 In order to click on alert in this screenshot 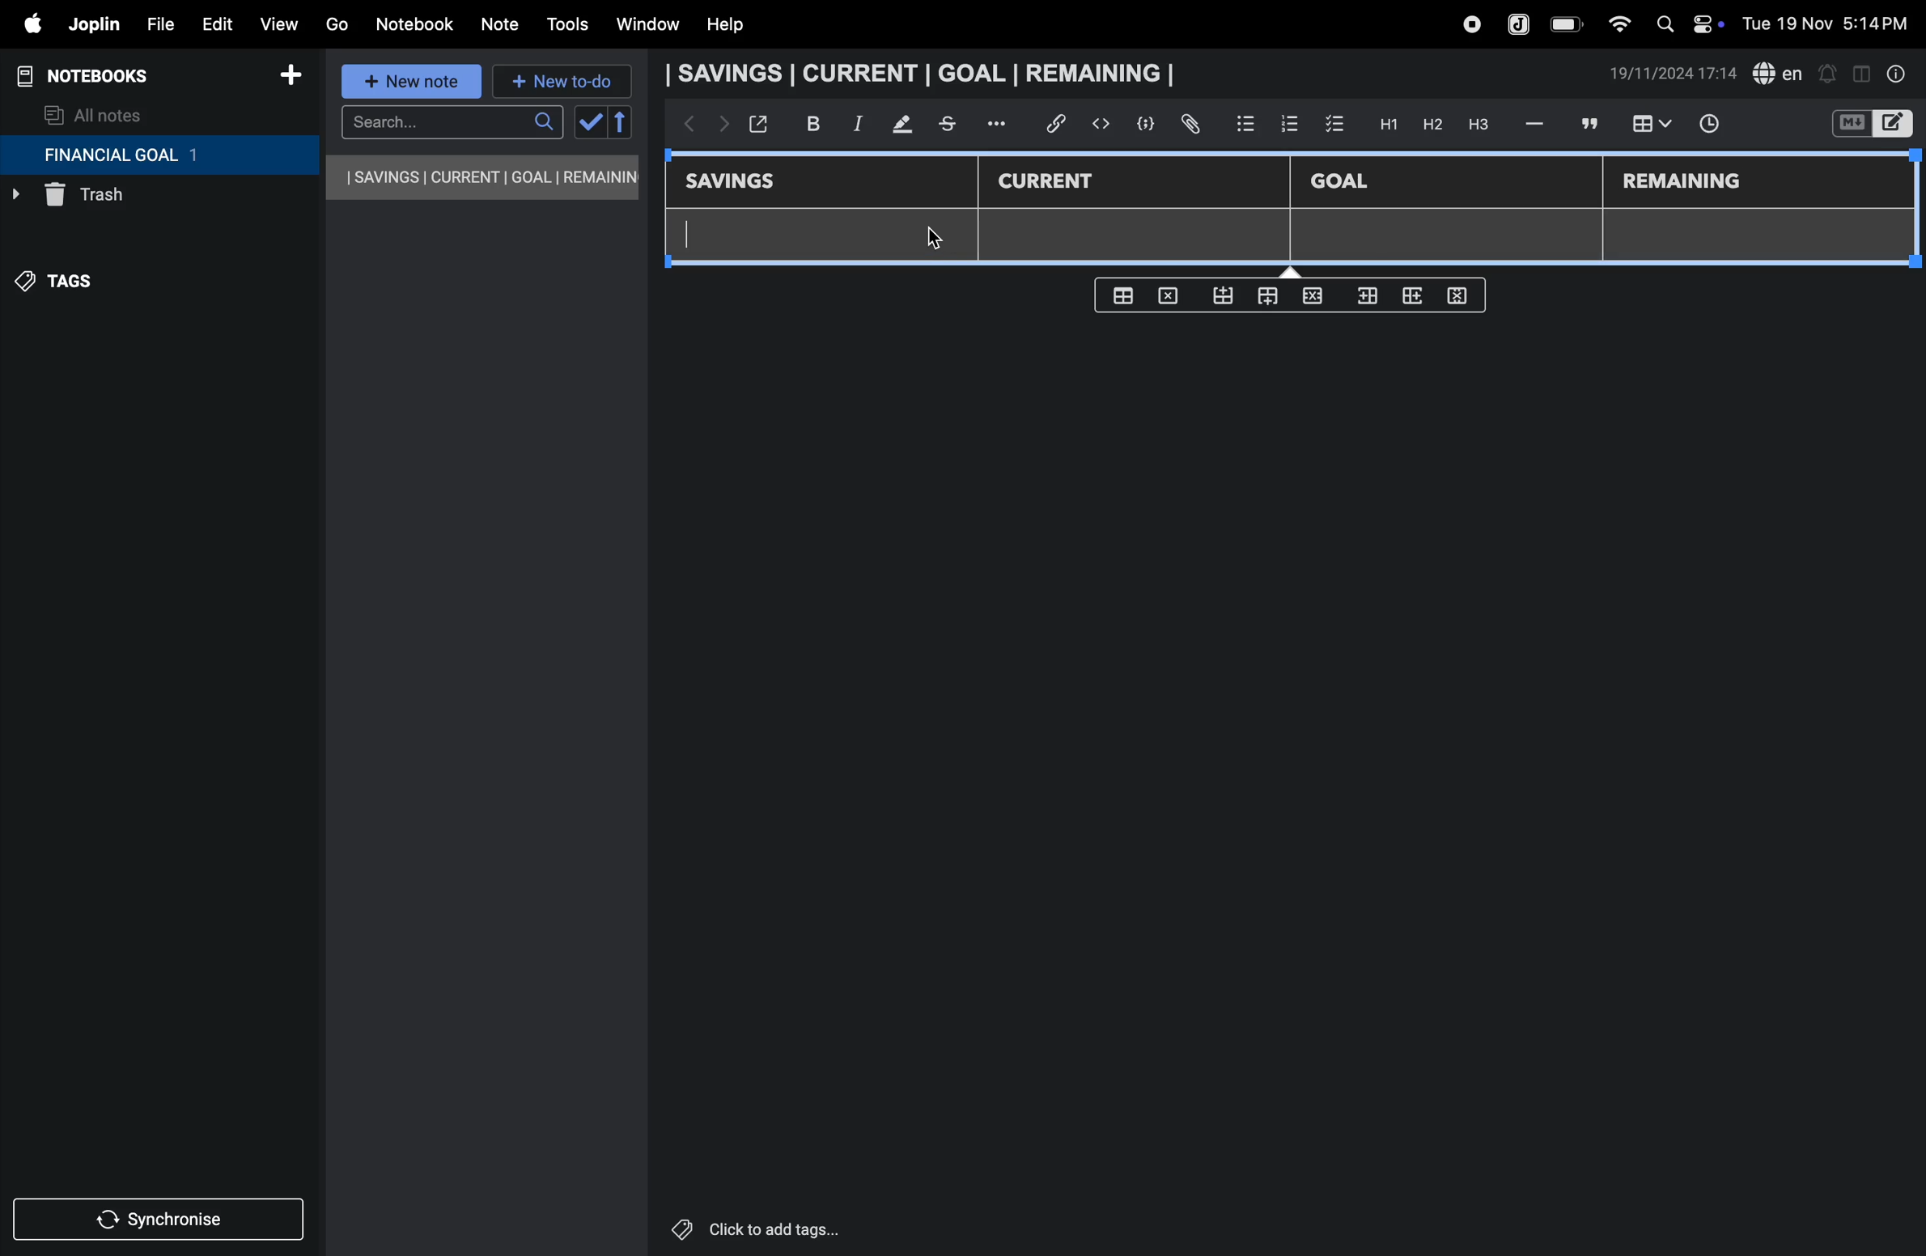, I will do `click(1826, 73)`.